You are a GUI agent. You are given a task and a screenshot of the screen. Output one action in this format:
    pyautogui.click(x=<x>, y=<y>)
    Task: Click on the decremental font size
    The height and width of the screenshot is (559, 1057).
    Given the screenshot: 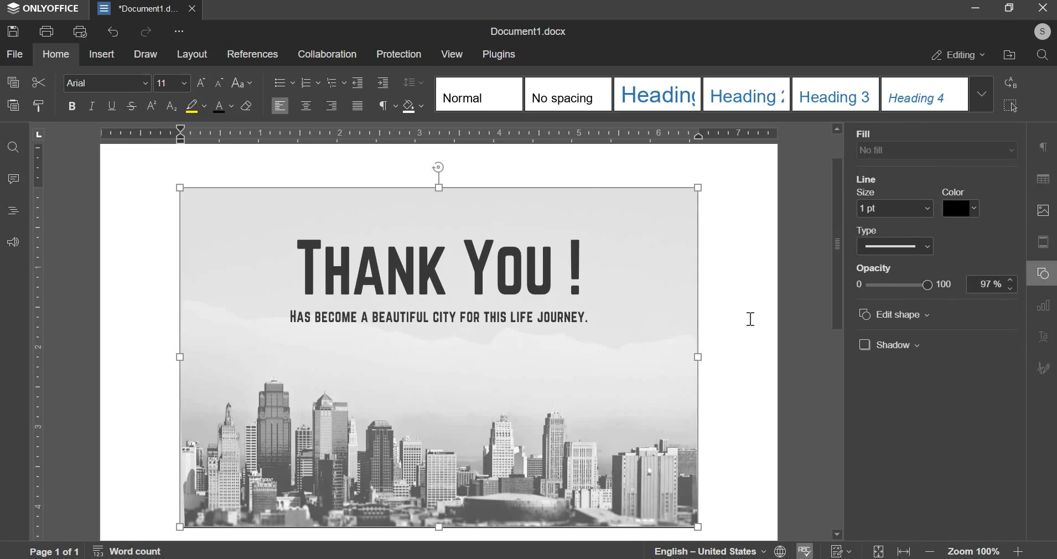 What is the action you would take?
    pyautogui.click(x=220, y=83)
    